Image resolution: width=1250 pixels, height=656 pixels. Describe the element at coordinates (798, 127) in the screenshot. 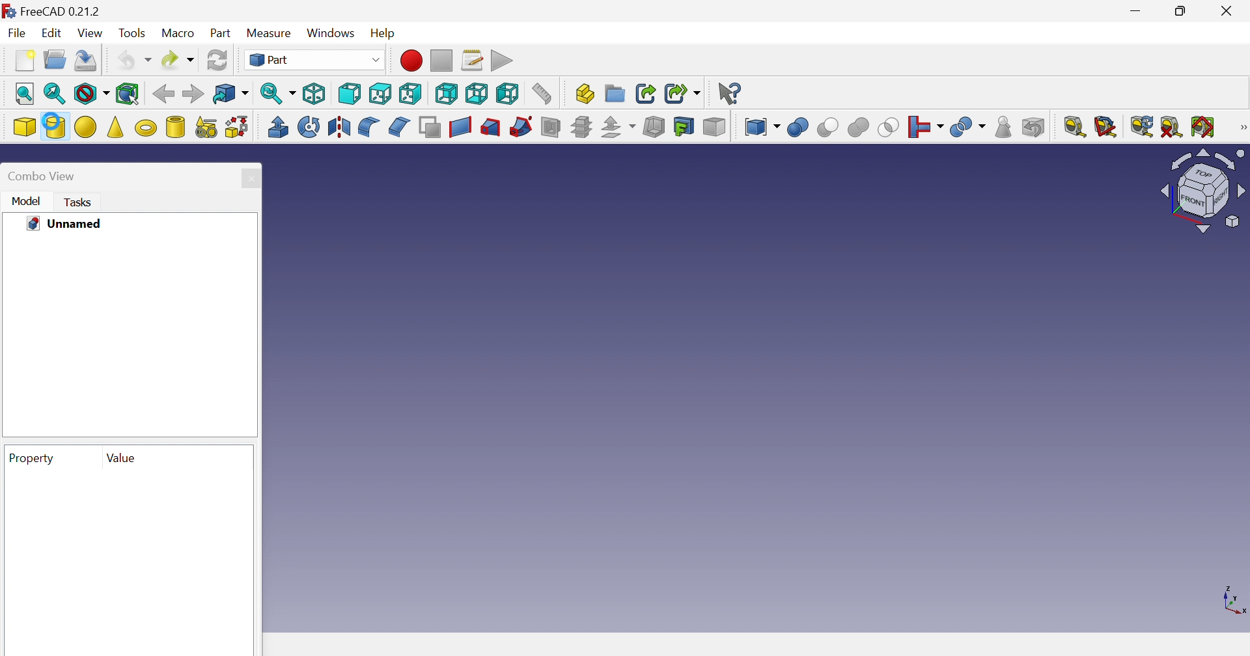

I see `Boolean` at that location.